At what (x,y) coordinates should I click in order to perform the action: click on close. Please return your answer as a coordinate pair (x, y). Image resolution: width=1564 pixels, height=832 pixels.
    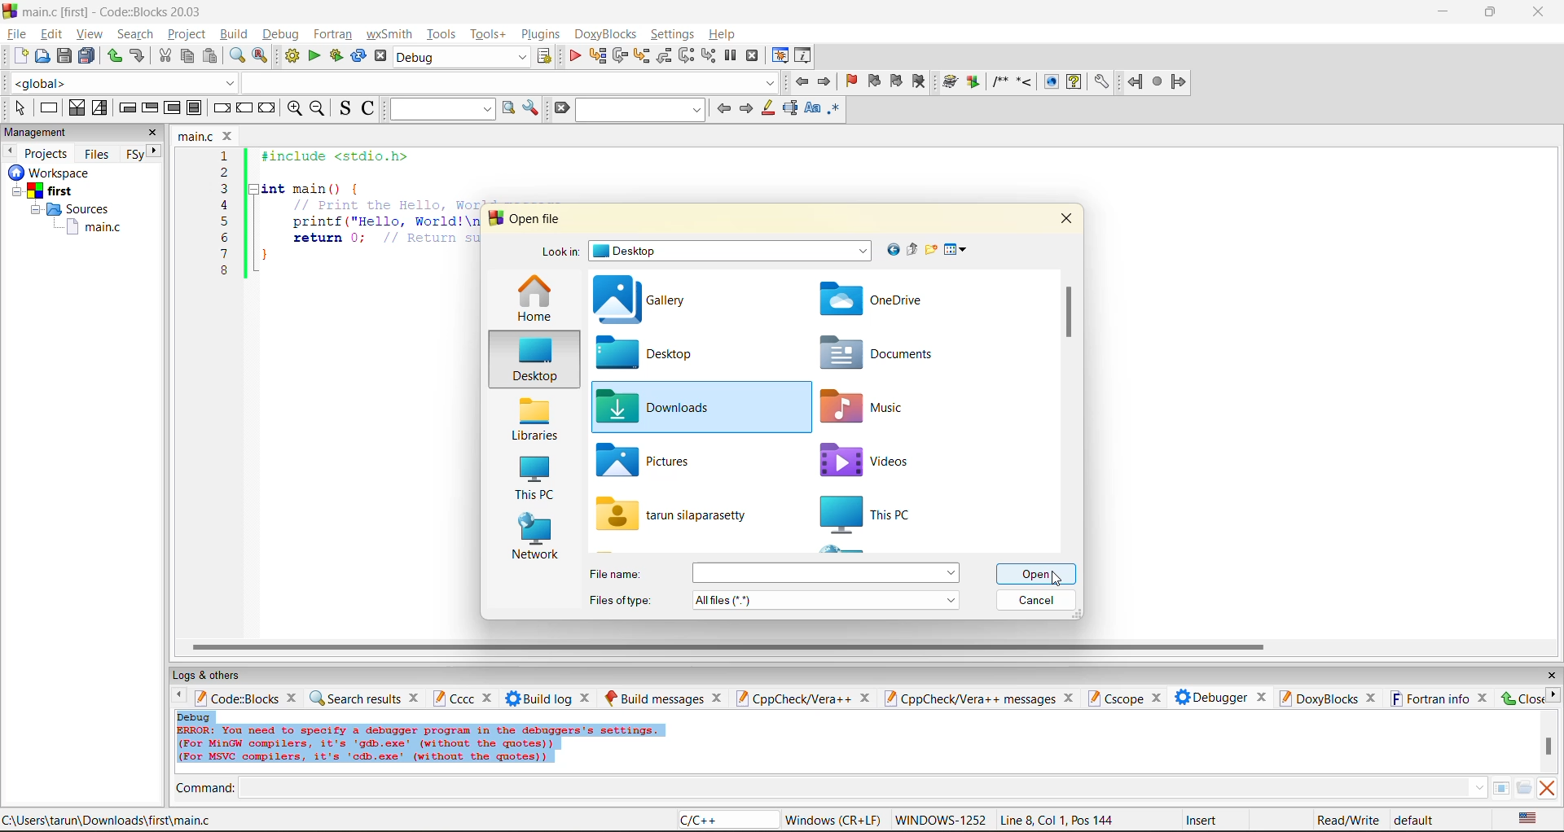
    Looking at the image, I should click on (1071, 698).